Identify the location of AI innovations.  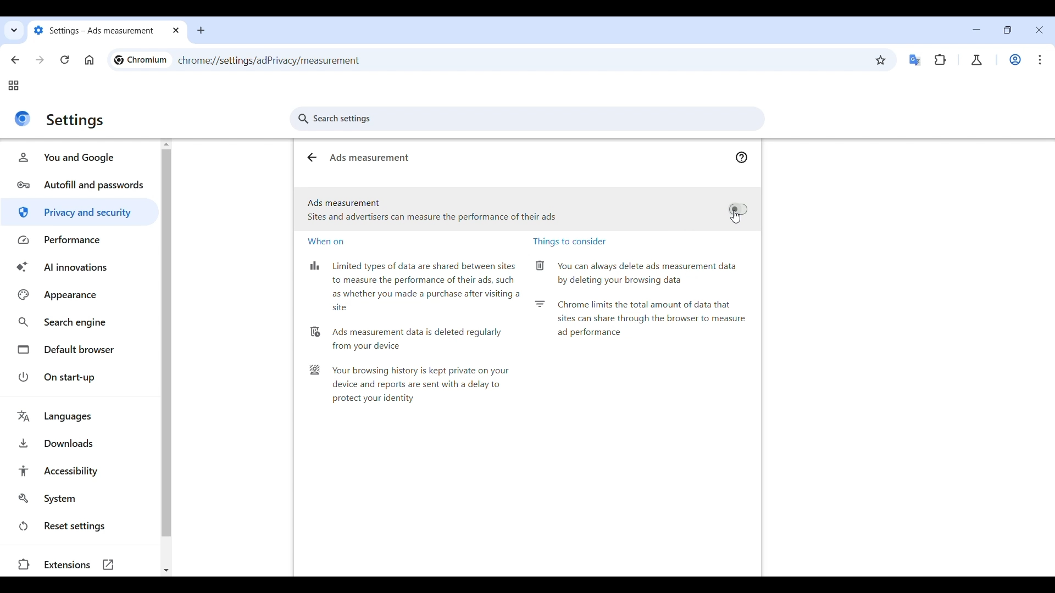
(79, 267).